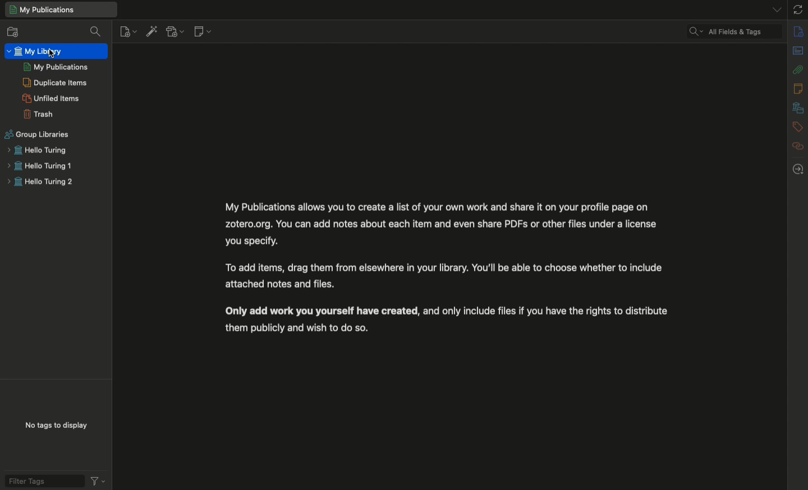  What do you see at coordinates (151, 31) in the screenshot?
I see `Add items by identifier` at bounding box center [151, 31].